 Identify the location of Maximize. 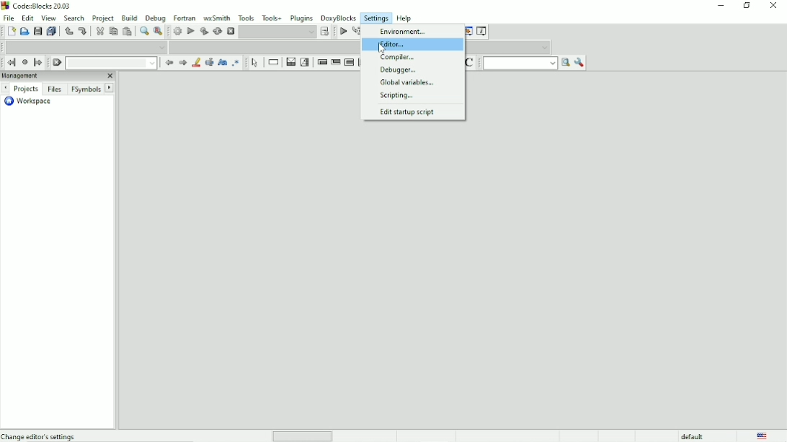
(746, 6).